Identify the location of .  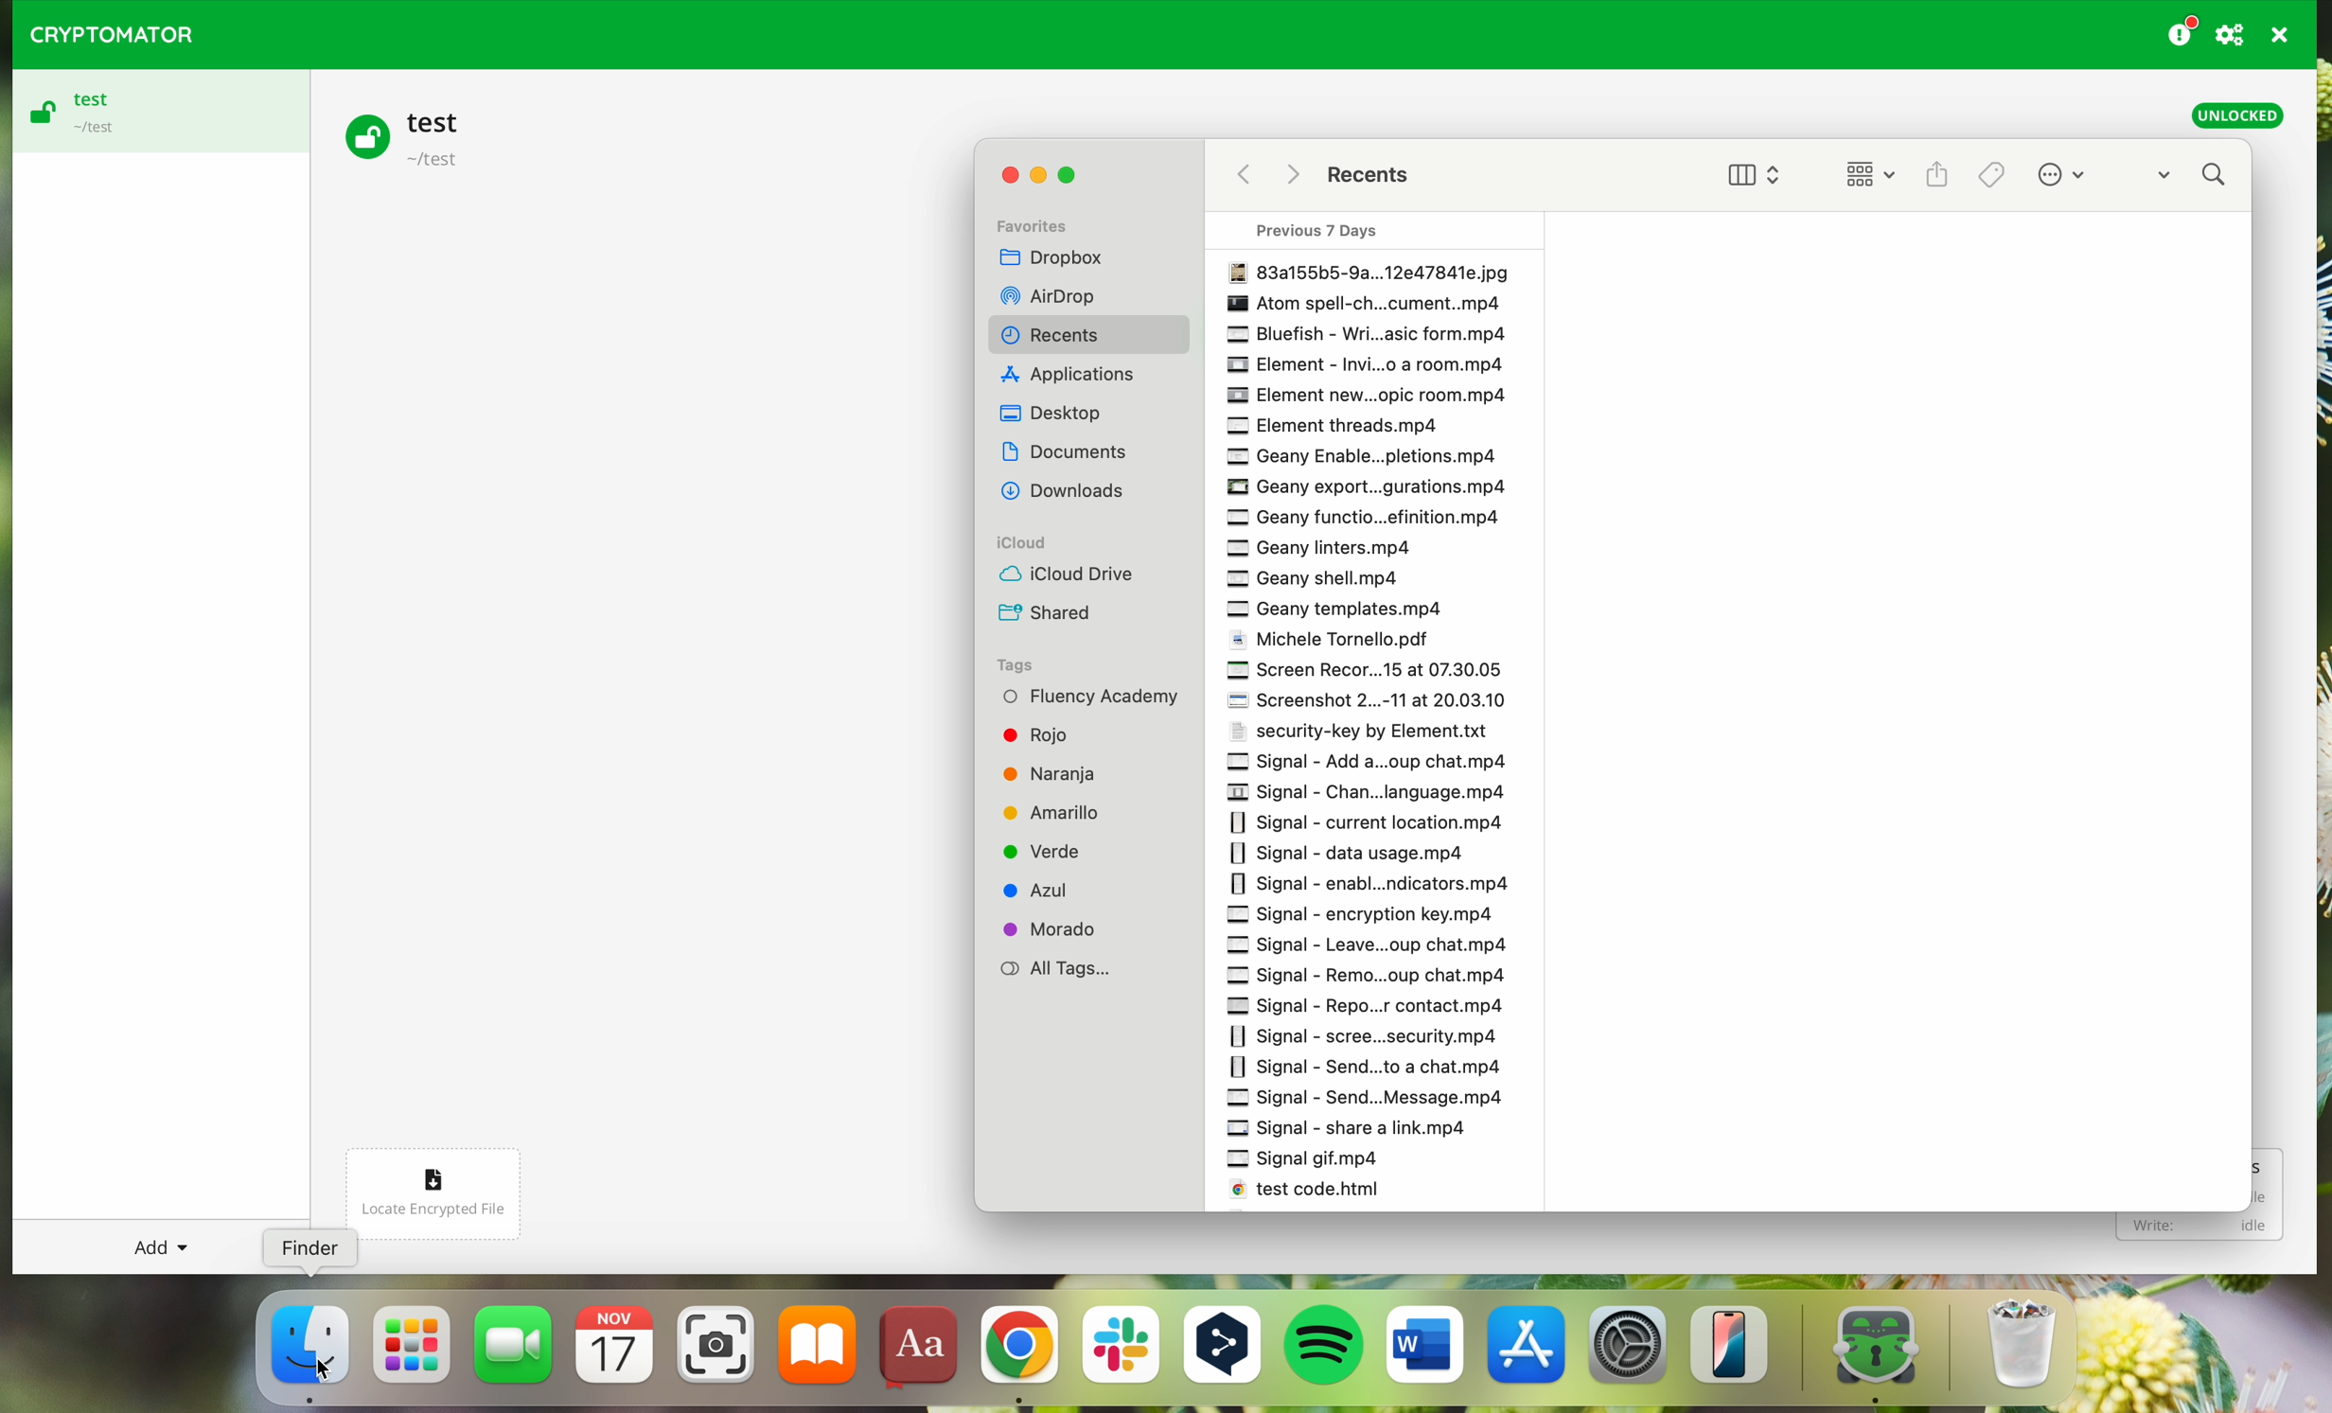
(1071, 493).